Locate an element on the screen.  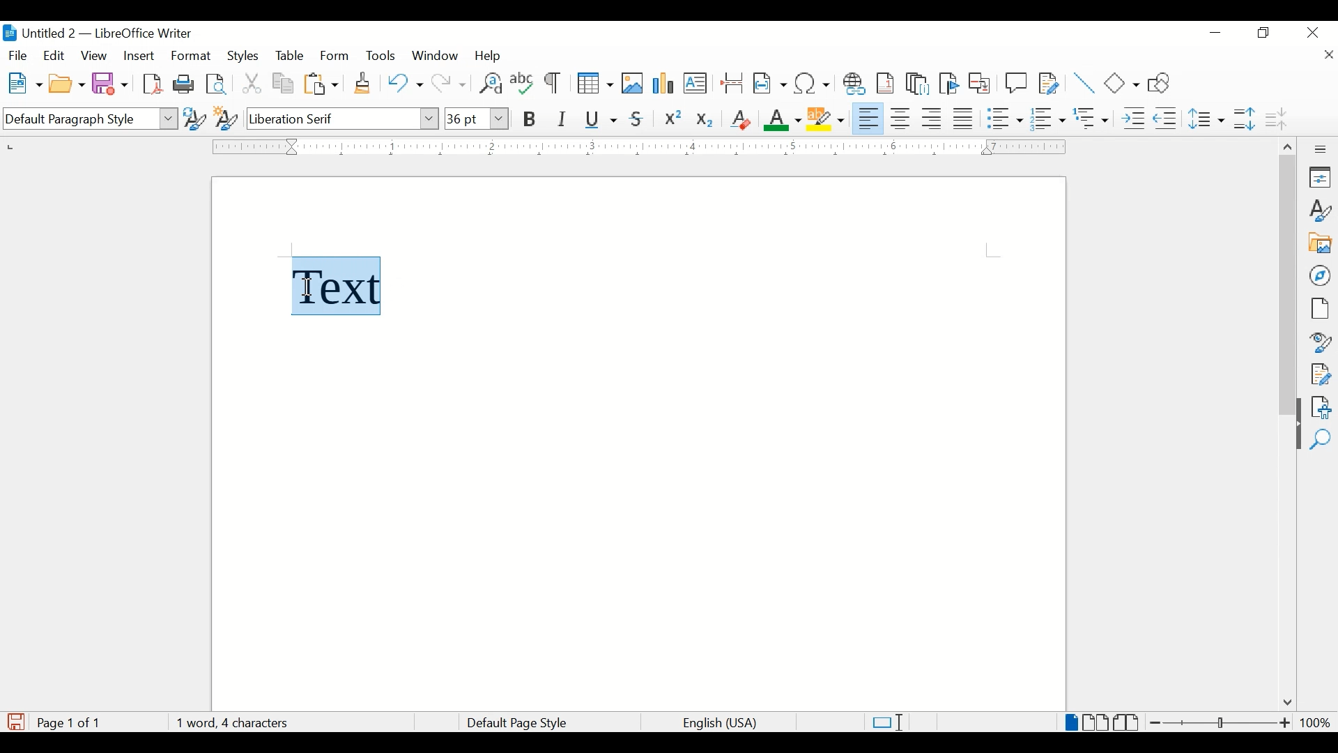
toggle print preview is located at coordinates (217, 84).